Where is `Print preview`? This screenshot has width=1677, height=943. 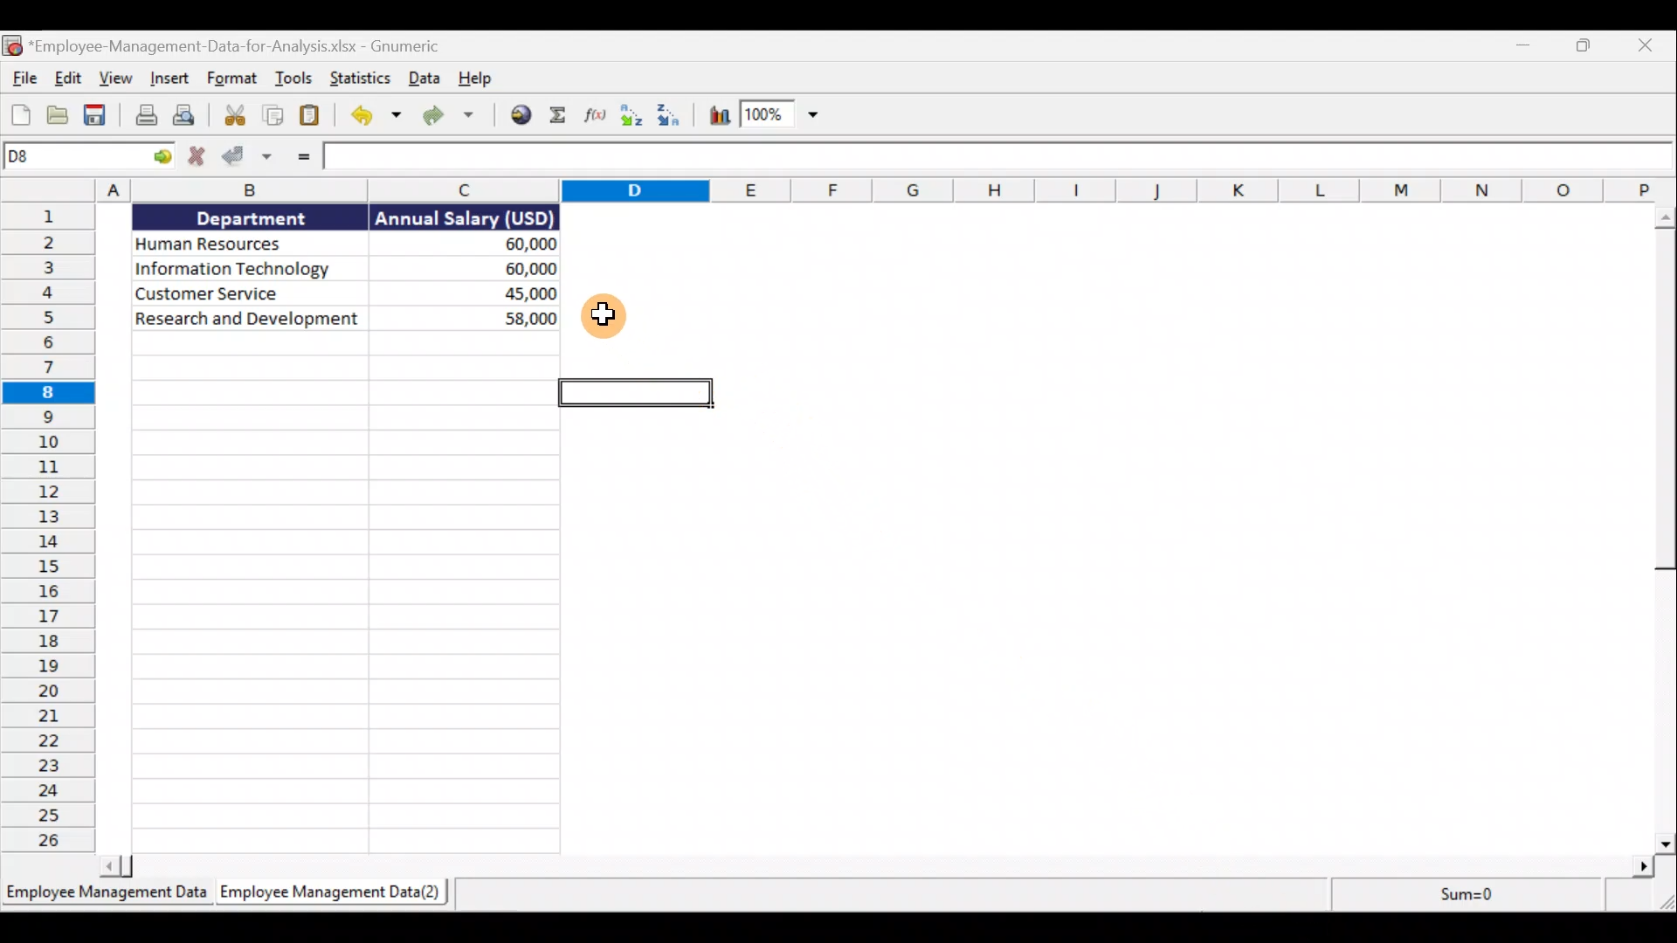 Print preview is located at coordinates (190, 117).